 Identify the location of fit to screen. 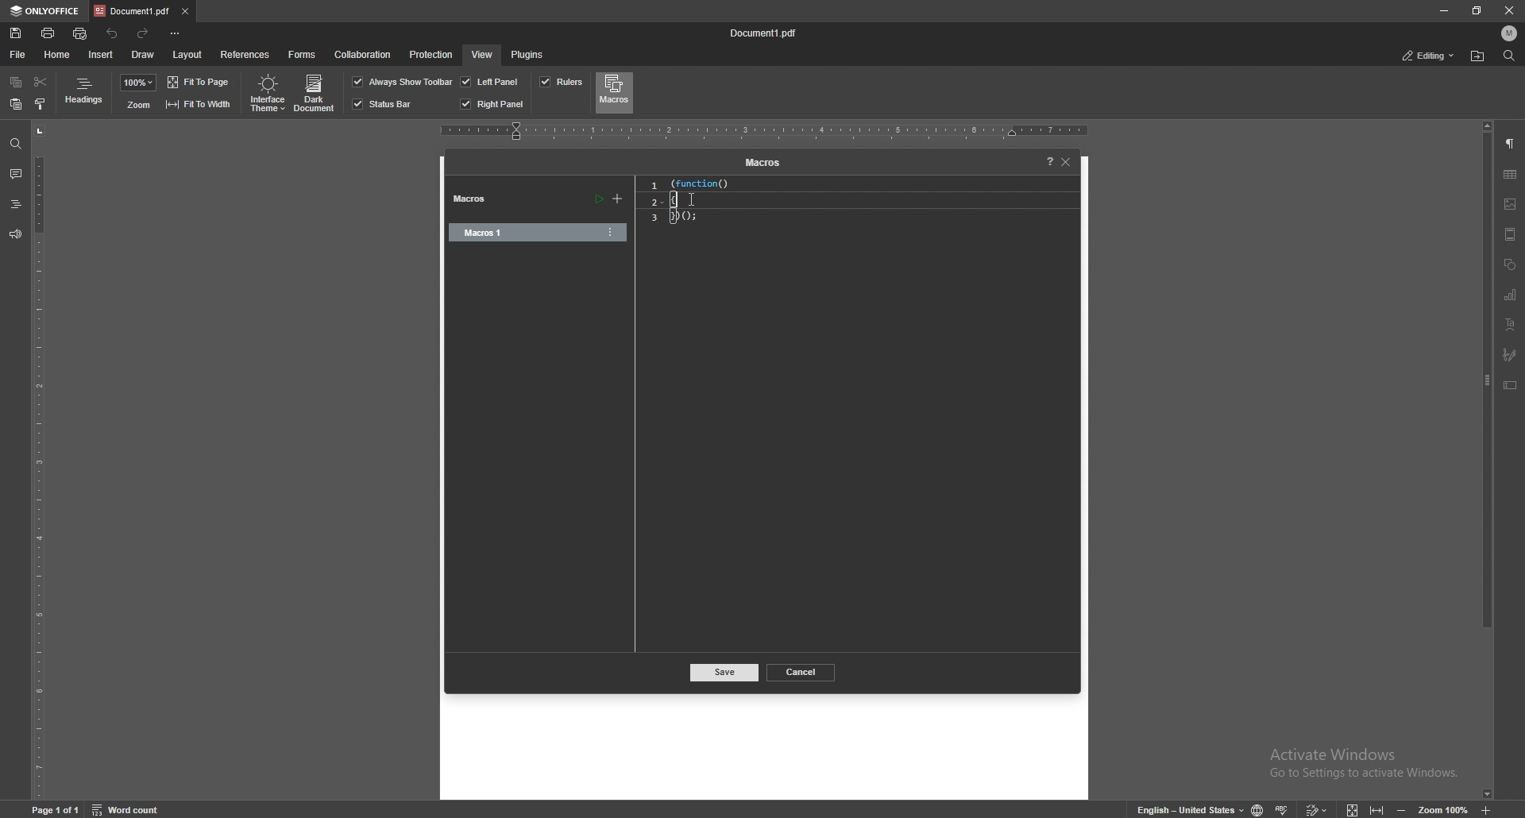
(1353, 809).